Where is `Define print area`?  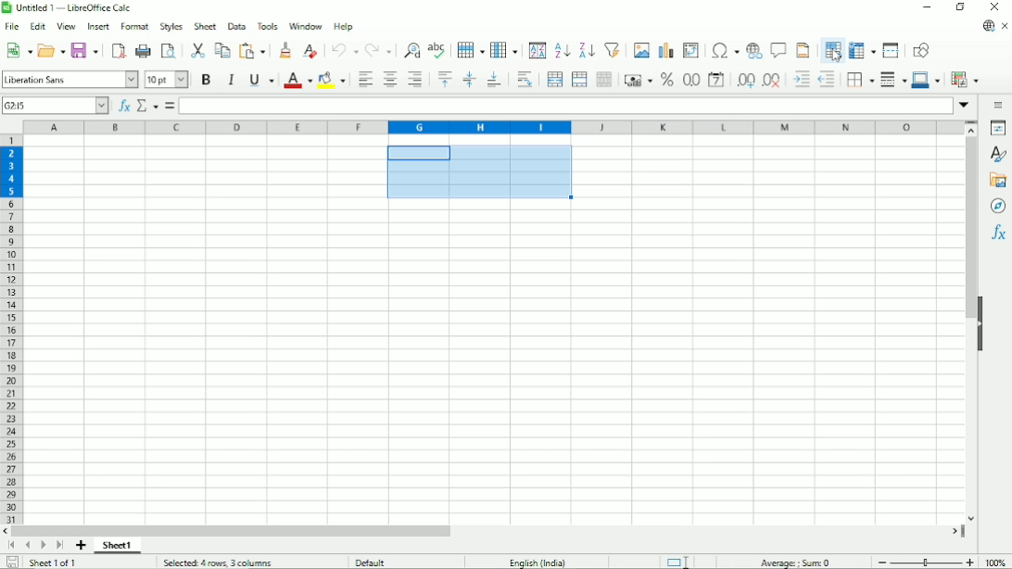 Define print area is located at coordinates (832, 49).